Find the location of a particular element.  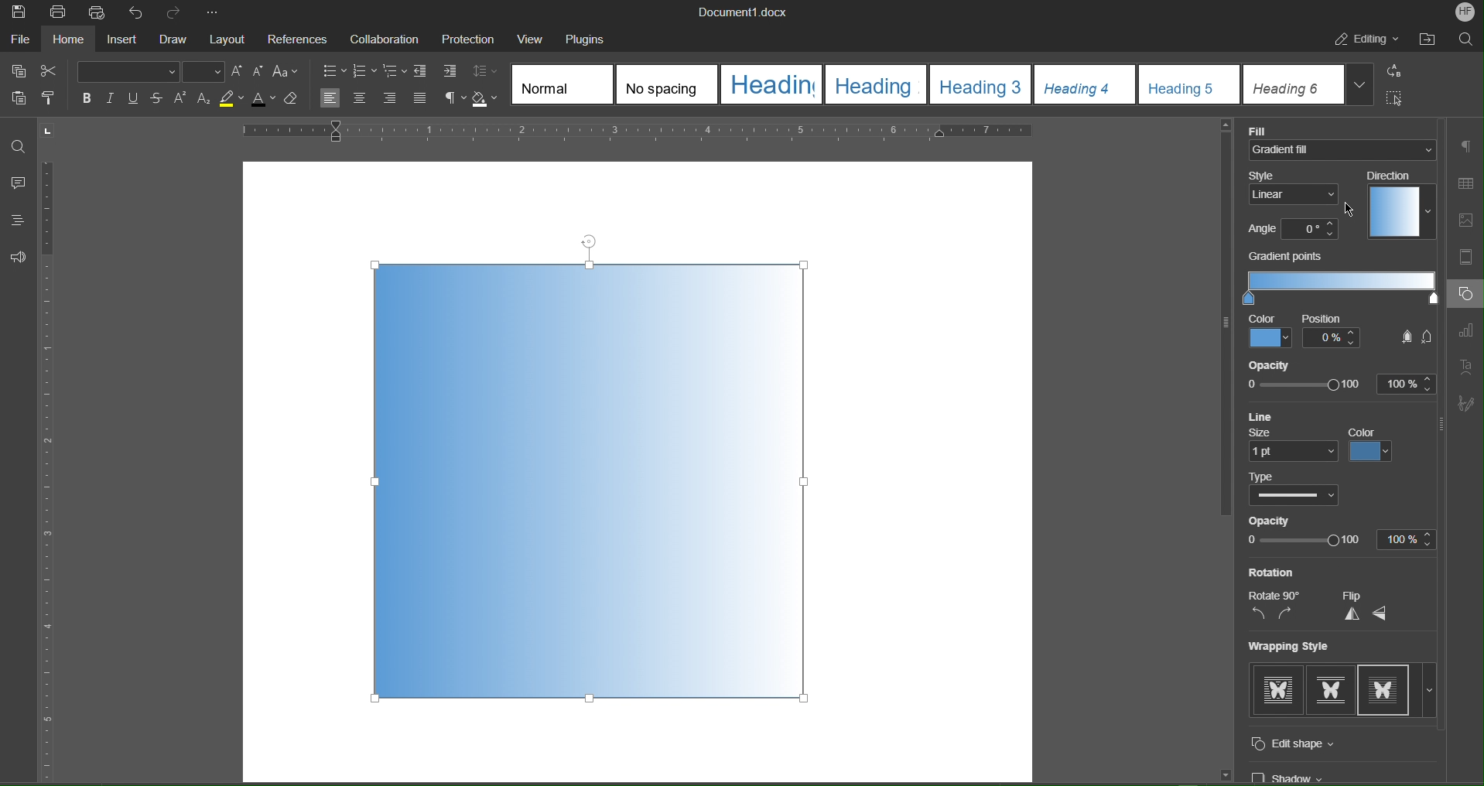

Subscript is located at coordinates (204, 100).